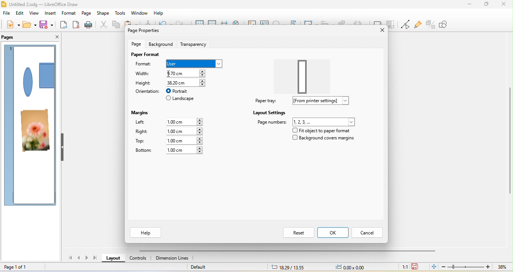 This screenshot has width=513, height=272. What do you see at coordinates (146, 232) in the screenshot?
I see `help` at bounding box center [146, 232].